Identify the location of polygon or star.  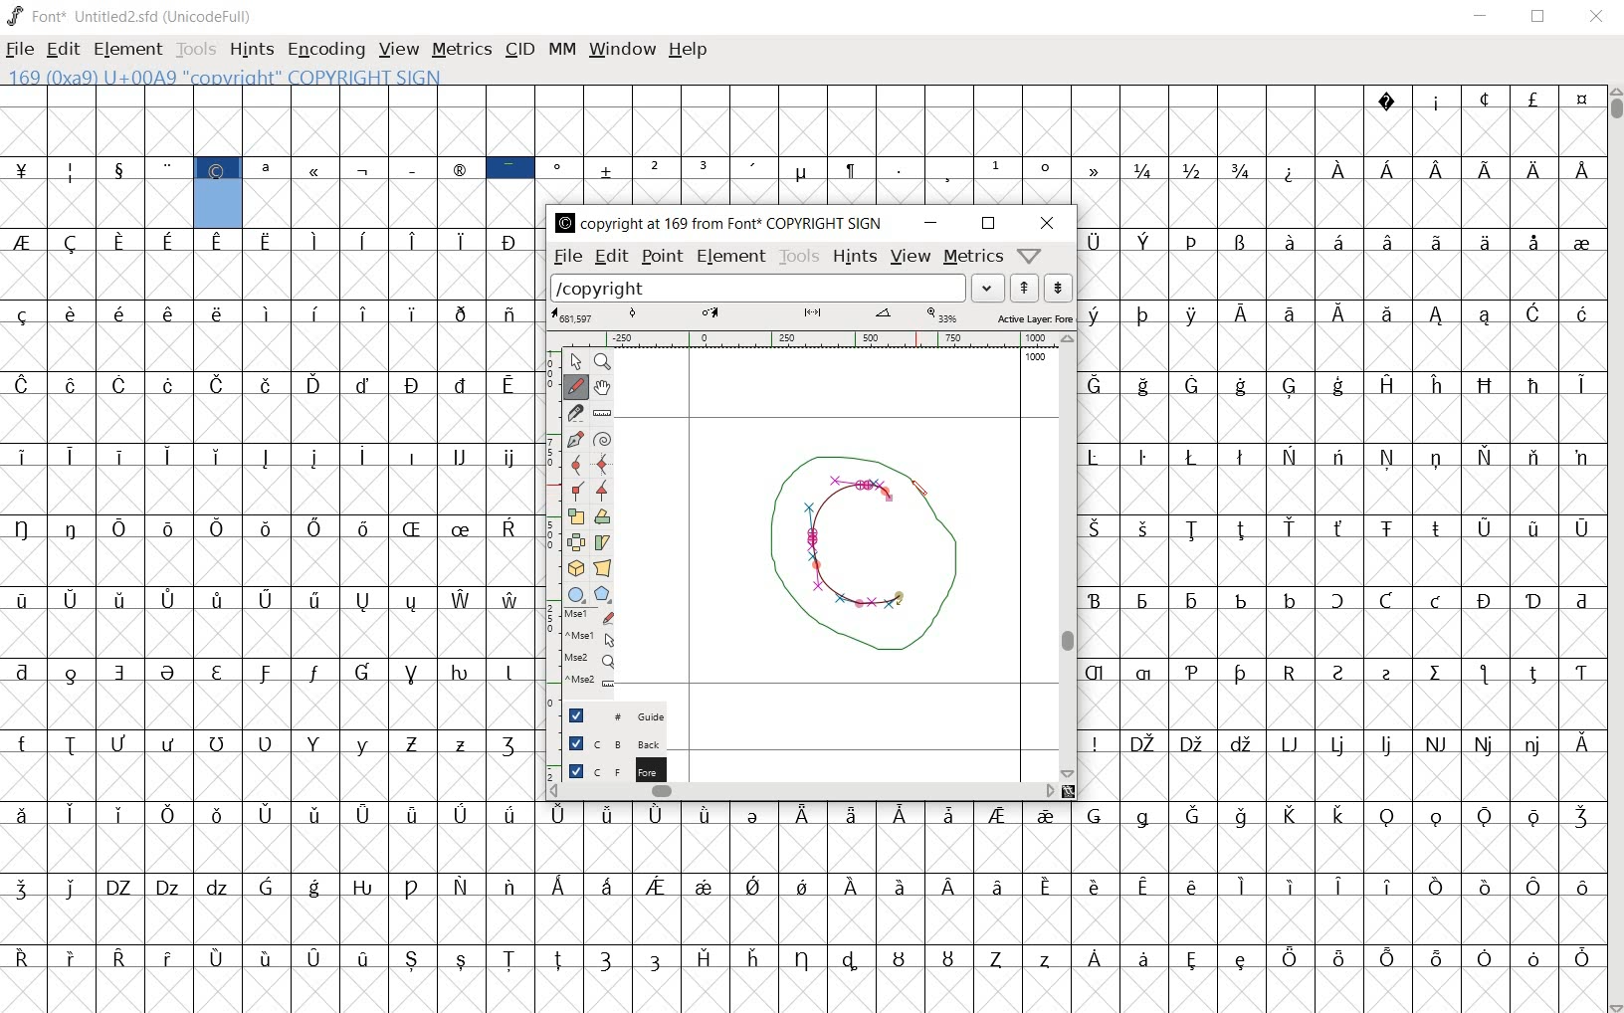
(602, 595).